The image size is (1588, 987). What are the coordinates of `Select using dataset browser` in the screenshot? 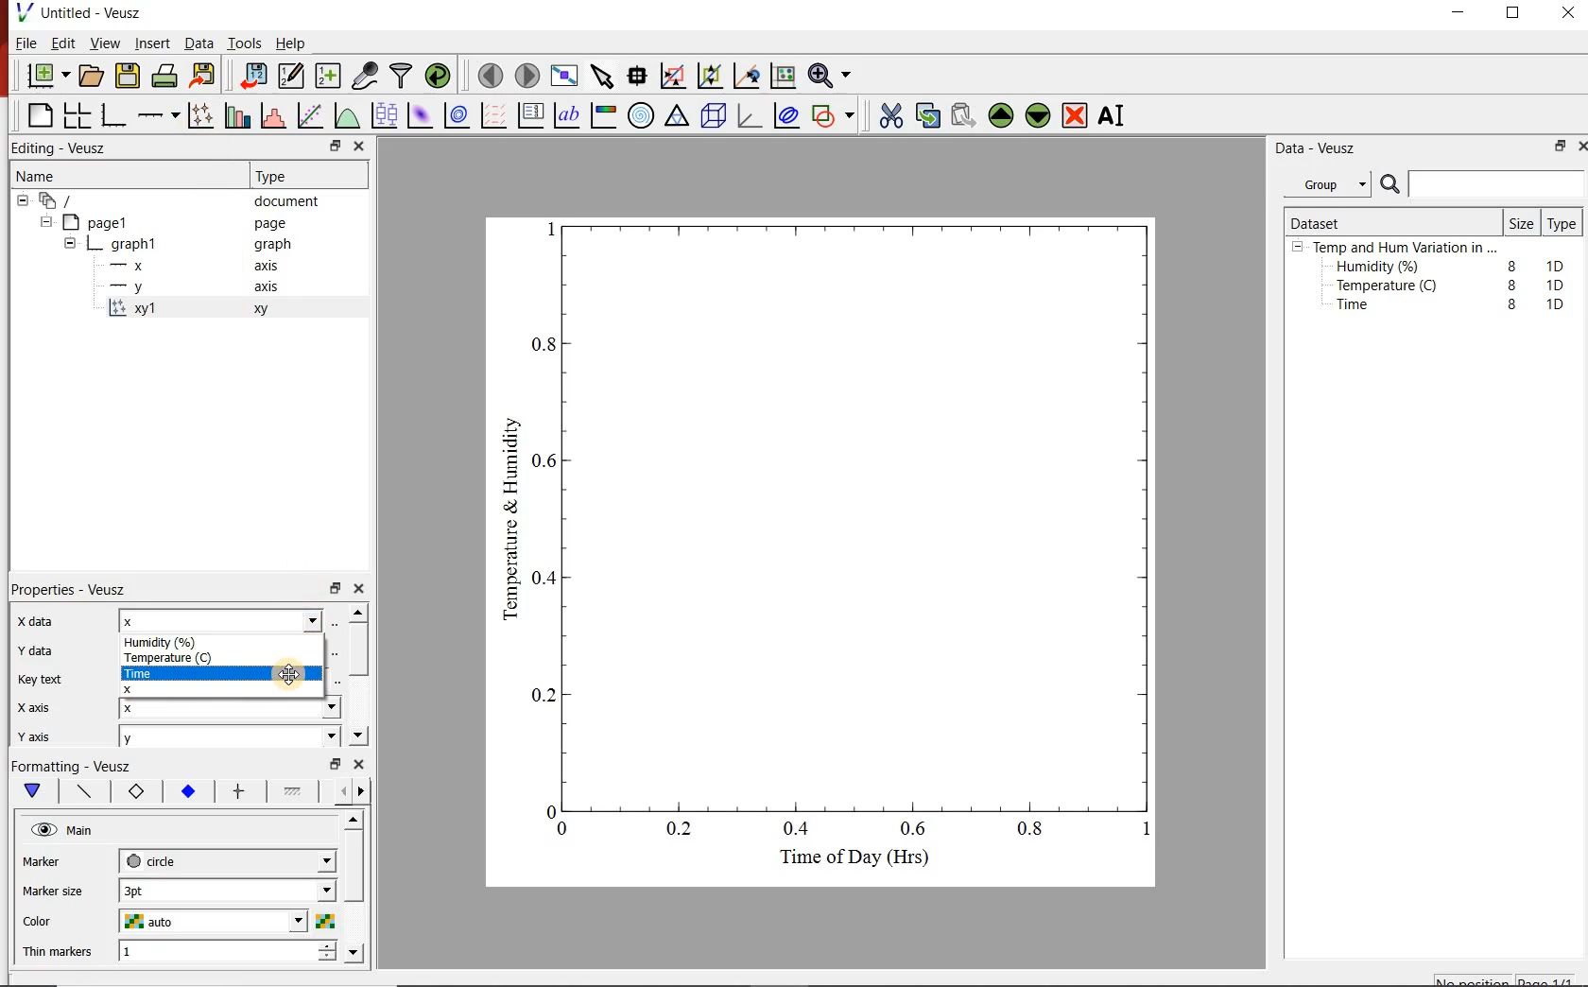 It's located at (341, 622).